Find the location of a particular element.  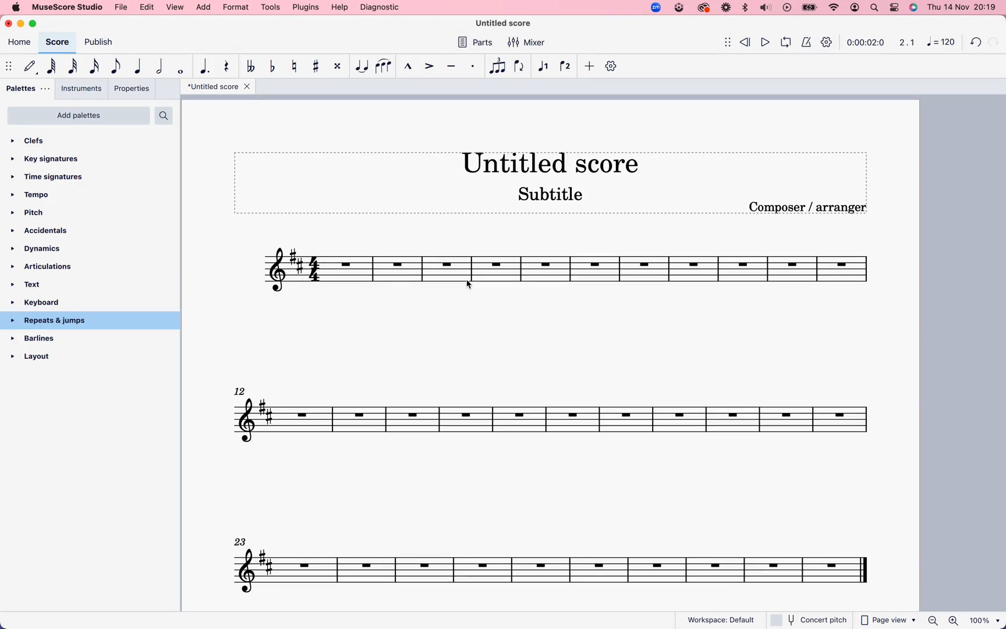

minimize is located at coordinates (23, 24).